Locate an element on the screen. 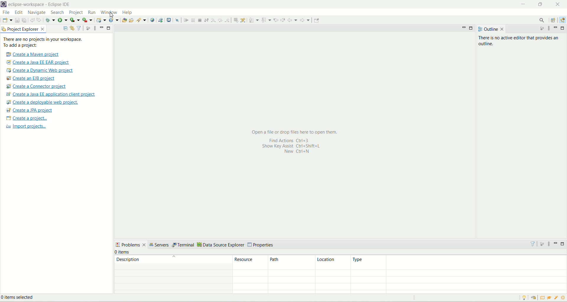  New ctrl+N is located at coordinates (294, 152).